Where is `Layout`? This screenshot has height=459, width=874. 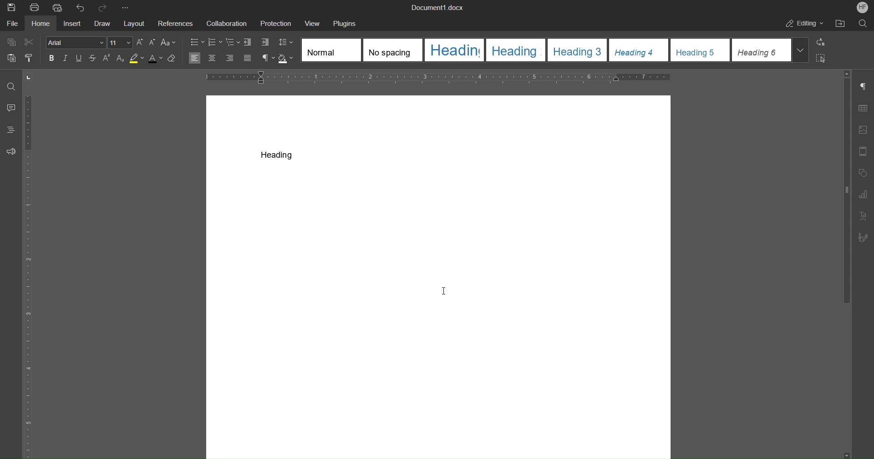
Layout is located at coordinates (133, 23).